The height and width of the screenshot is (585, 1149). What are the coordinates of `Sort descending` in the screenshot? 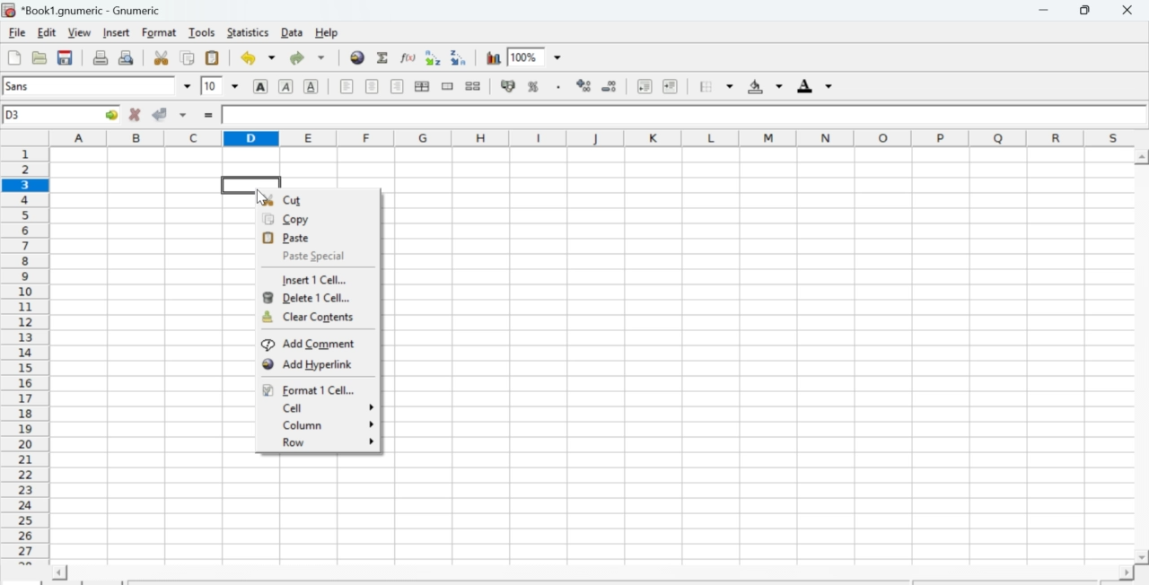 It's located at (460, 59).